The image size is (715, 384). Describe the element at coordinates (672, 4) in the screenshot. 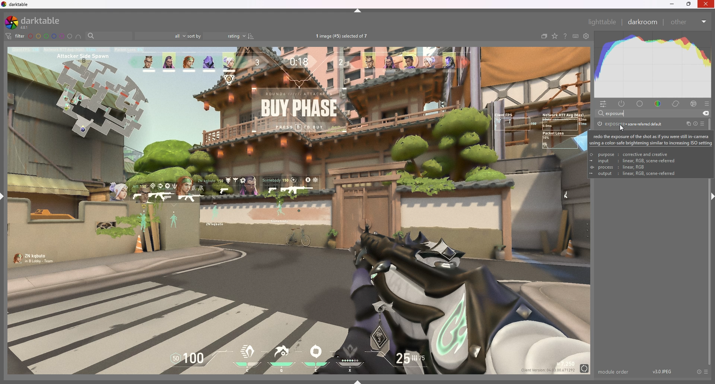

I see `minimize` at that location.